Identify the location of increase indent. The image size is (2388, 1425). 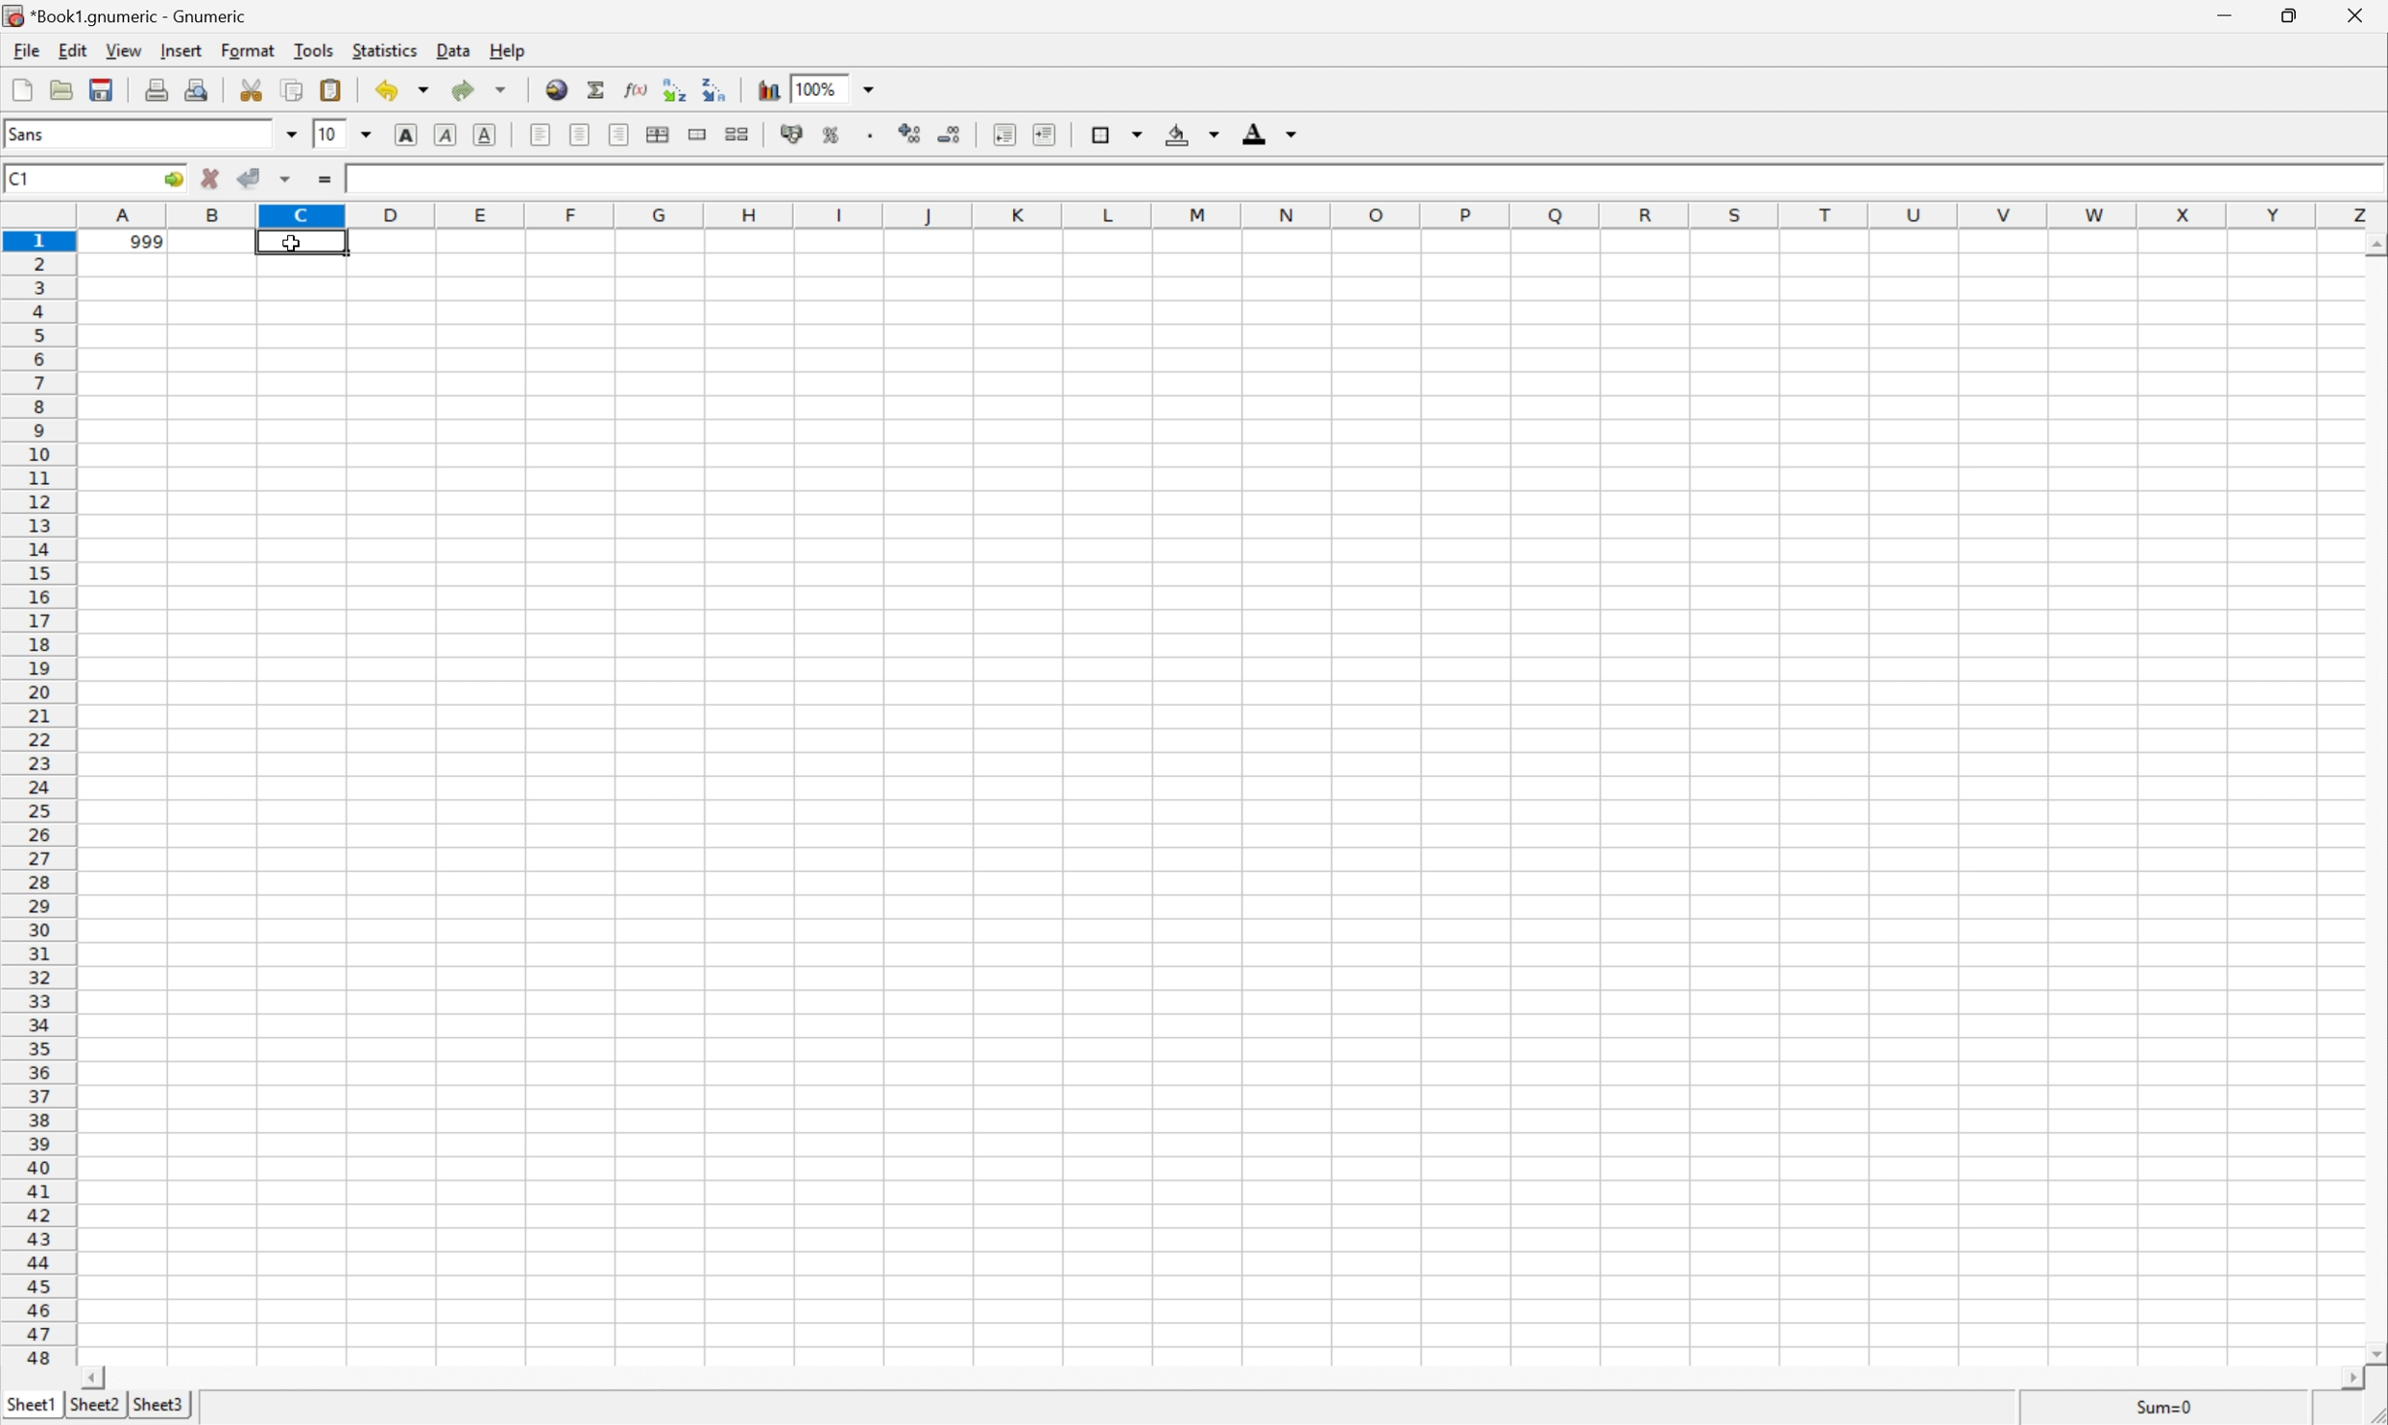
(1044, 133).